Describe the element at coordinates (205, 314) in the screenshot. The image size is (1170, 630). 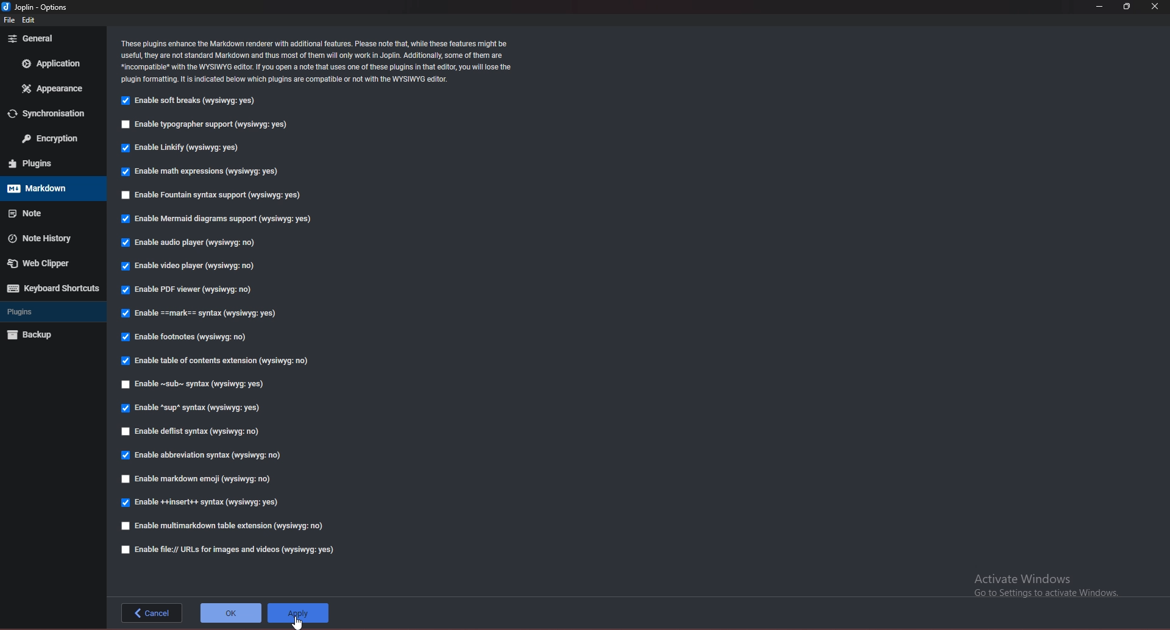
I see `enable mark syntax` at that location.